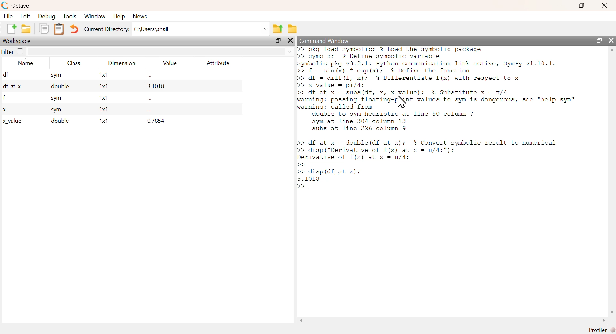 This screenshot has height=334, width=616. I want to click on scroll down, so click(612, 312).